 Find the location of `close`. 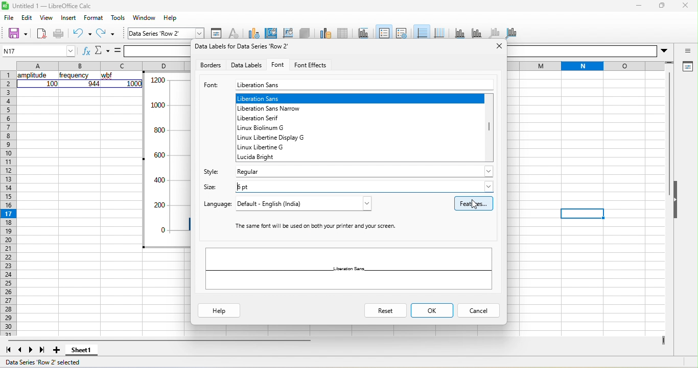

close is located at coordinates (499, 49).